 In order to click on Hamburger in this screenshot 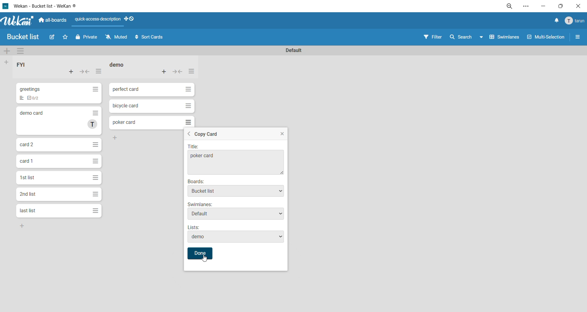, I will do `click(95, 178)`.